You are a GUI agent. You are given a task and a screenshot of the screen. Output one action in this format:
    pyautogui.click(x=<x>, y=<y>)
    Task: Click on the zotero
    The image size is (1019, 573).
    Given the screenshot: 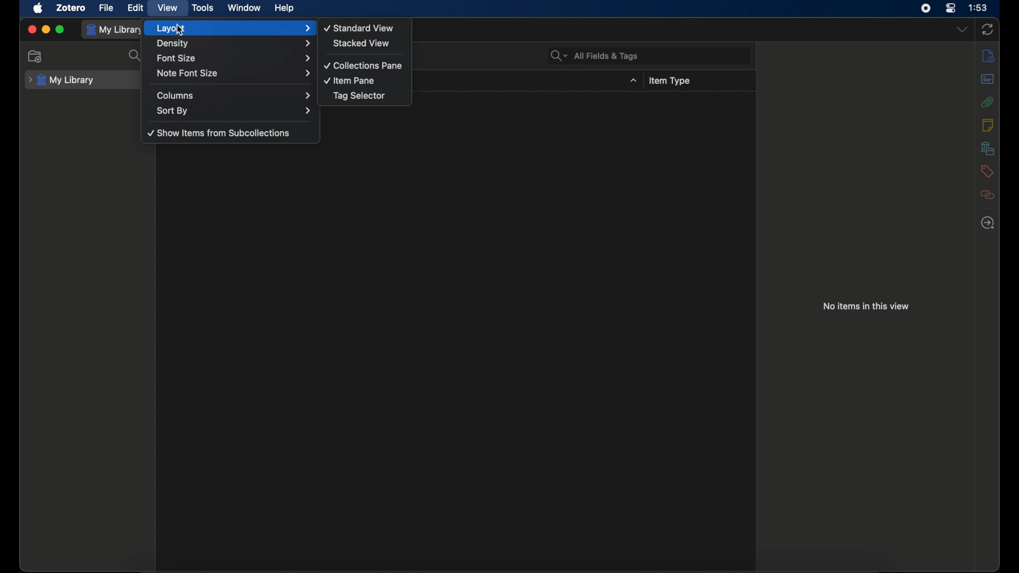 What is the action you would take?
    pyautogui.click(x=71, y=8)
    